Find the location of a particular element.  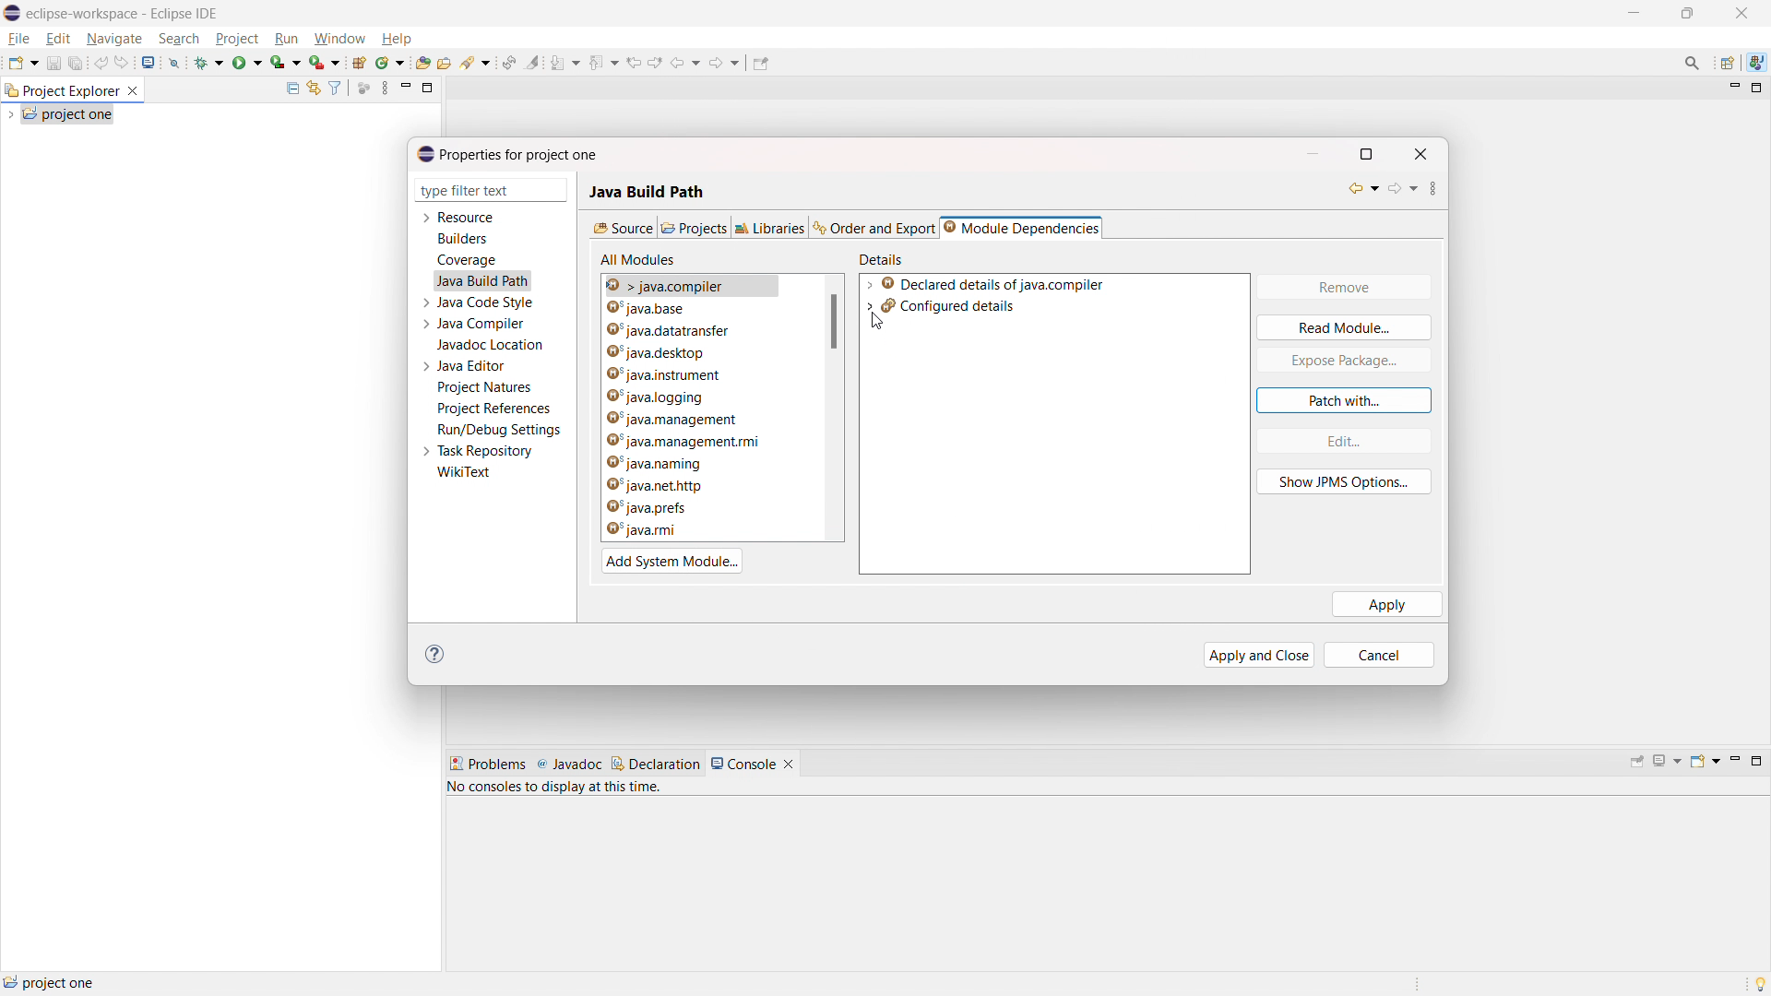

project references is located at coordinates (493, 408).